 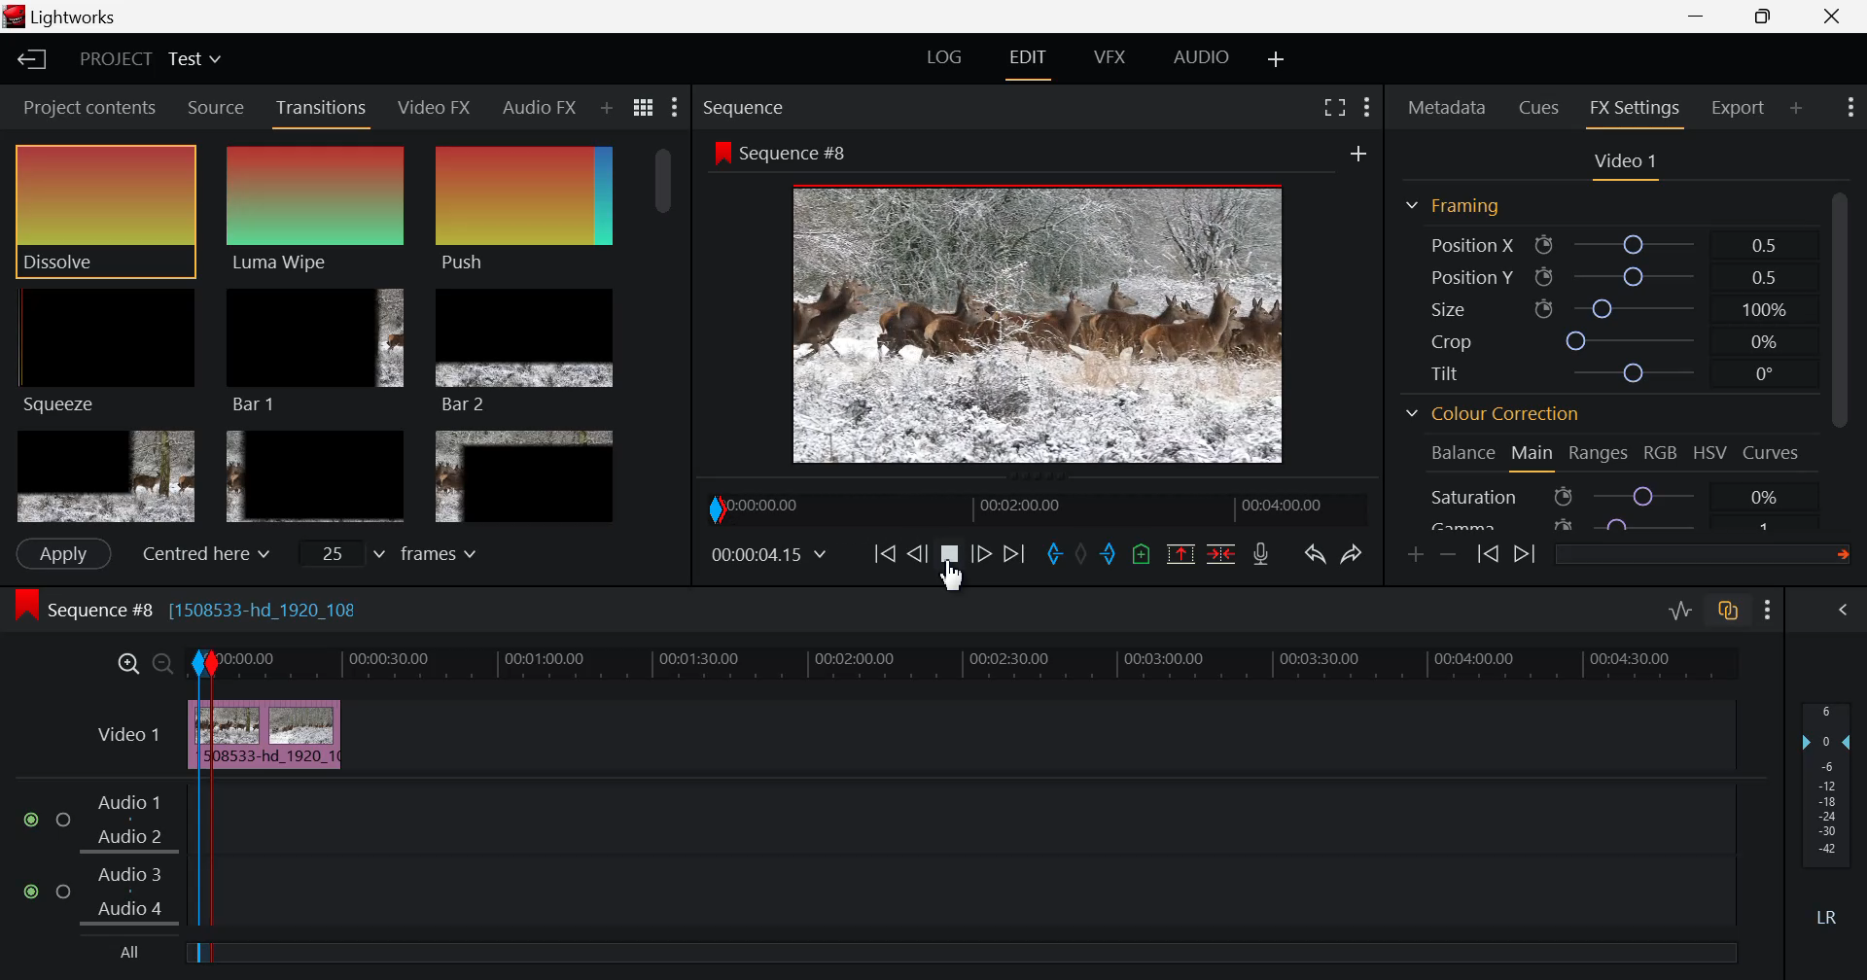 I want to click on Go Back, so click(x=917, y=553).